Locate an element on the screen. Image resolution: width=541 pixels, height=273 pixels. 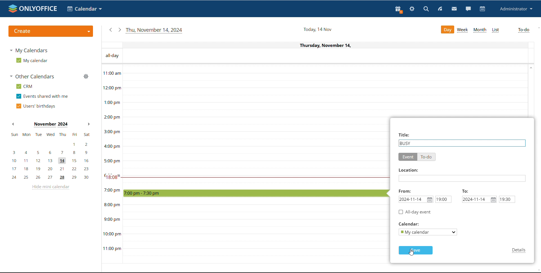
start date is located at coordinates (416, 199).